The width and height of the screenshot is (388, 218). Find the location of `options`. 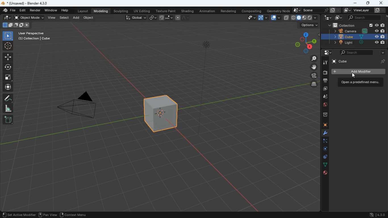

options is located at coordinates (310, 25).